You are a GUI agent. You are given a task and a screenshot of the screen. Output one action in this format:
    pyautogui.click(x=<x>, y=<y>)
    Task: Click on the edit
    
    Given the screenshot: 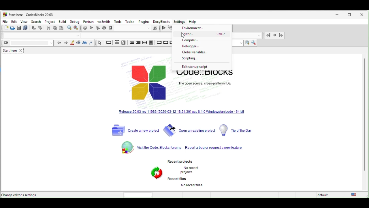 What is the action you would take?
    pyautogui.click(x=14, y=21)
    